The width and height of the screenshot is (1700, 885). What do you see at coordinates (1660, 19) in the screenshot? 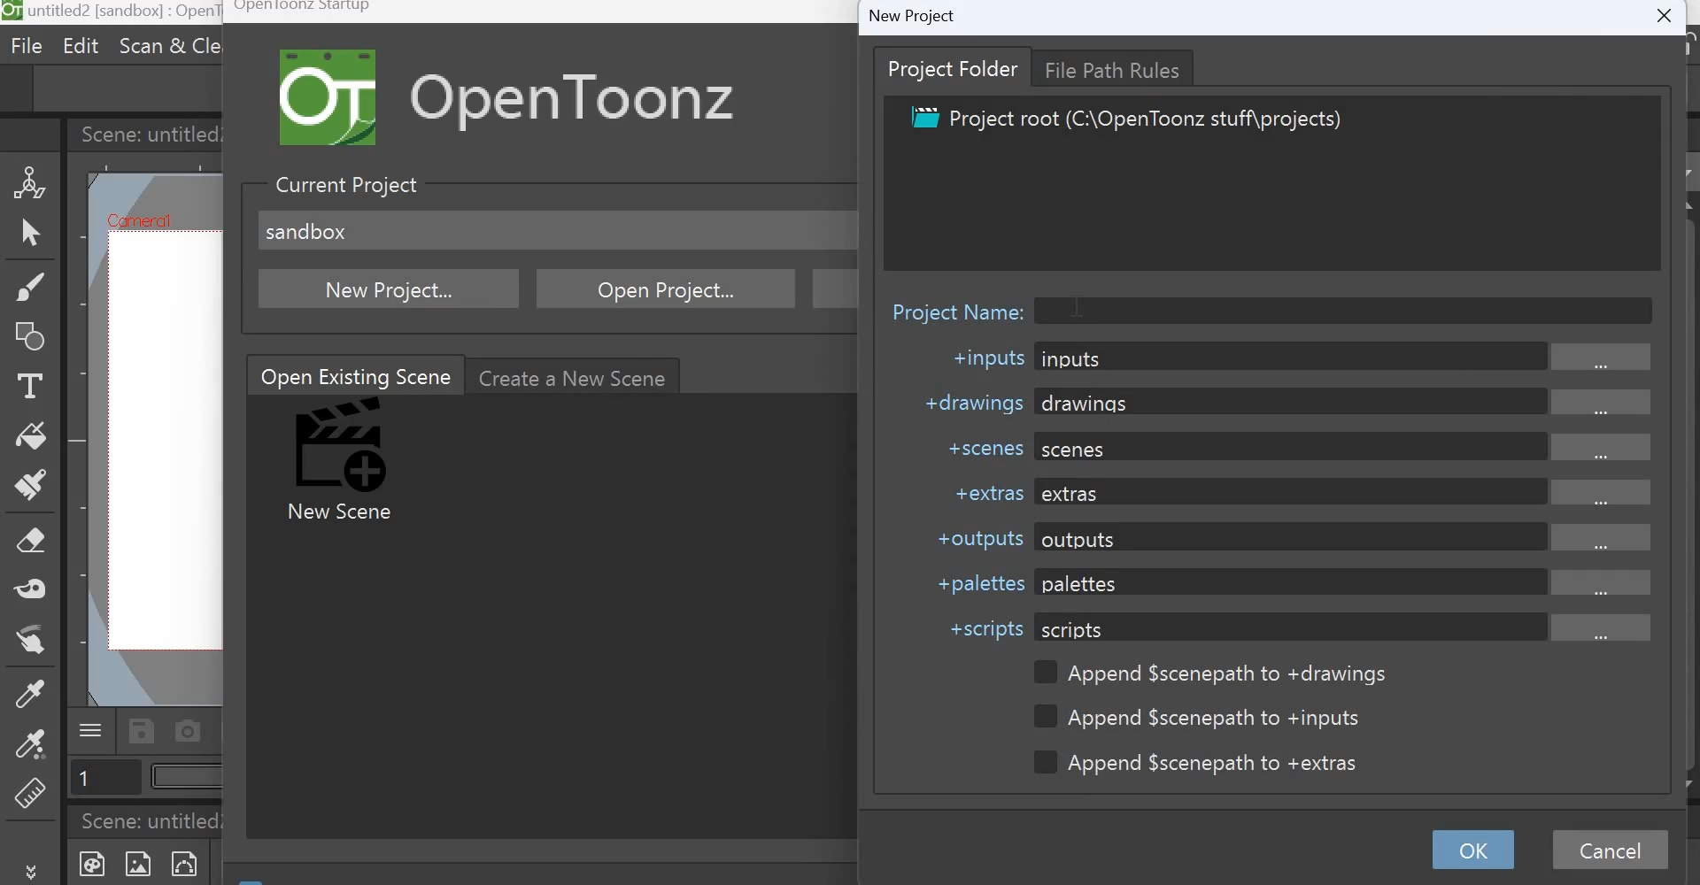
I see `Close window` at bounding box center [1660, 19].